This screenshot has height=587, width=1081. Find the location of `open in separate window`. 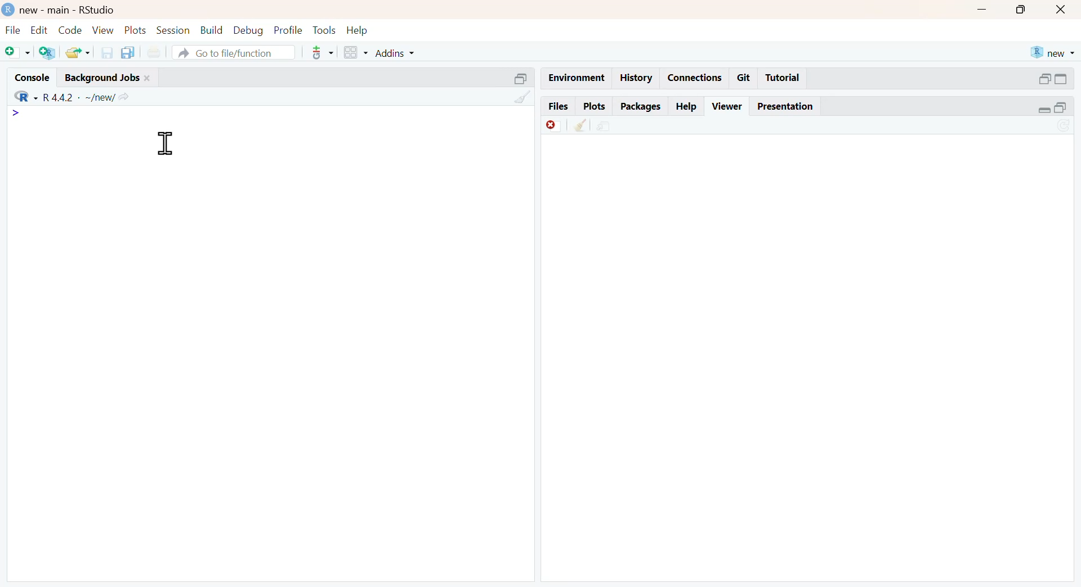

open in separate window is located at coordinates (1045, 79).